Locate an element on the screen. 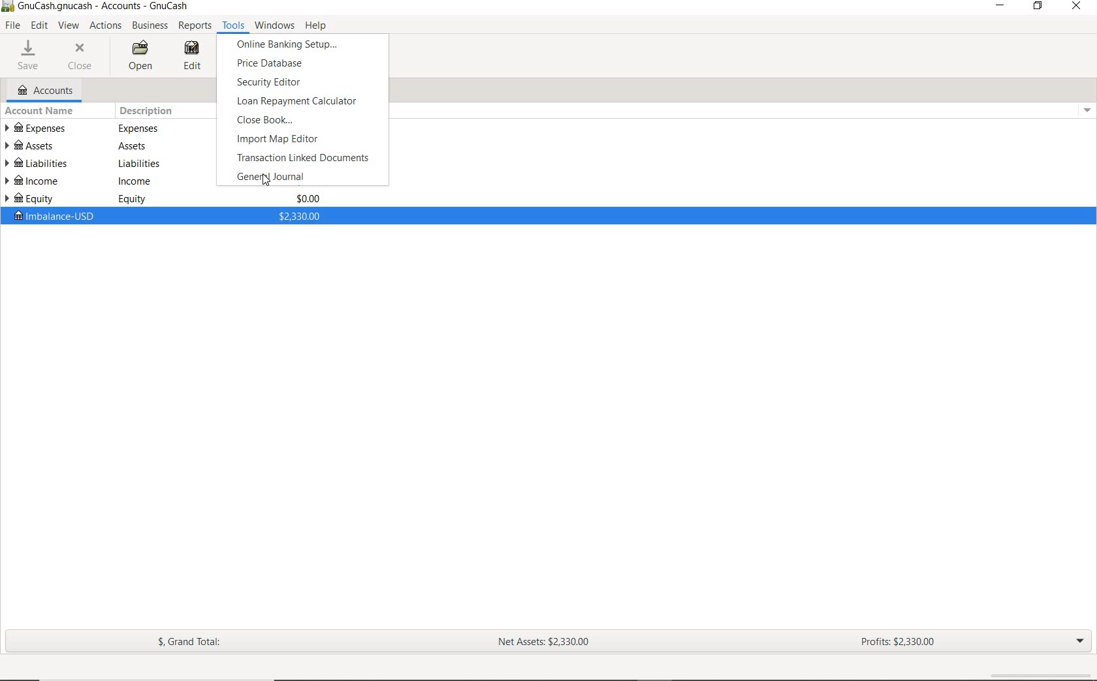 The image size is (1097, 681). ASSETS is located at coordinates (108, 144).